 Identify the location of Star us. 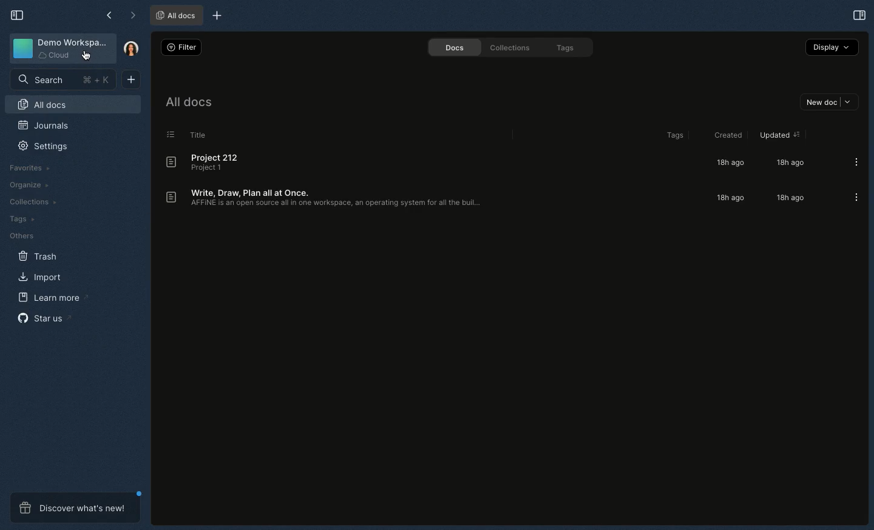
(44, 318).